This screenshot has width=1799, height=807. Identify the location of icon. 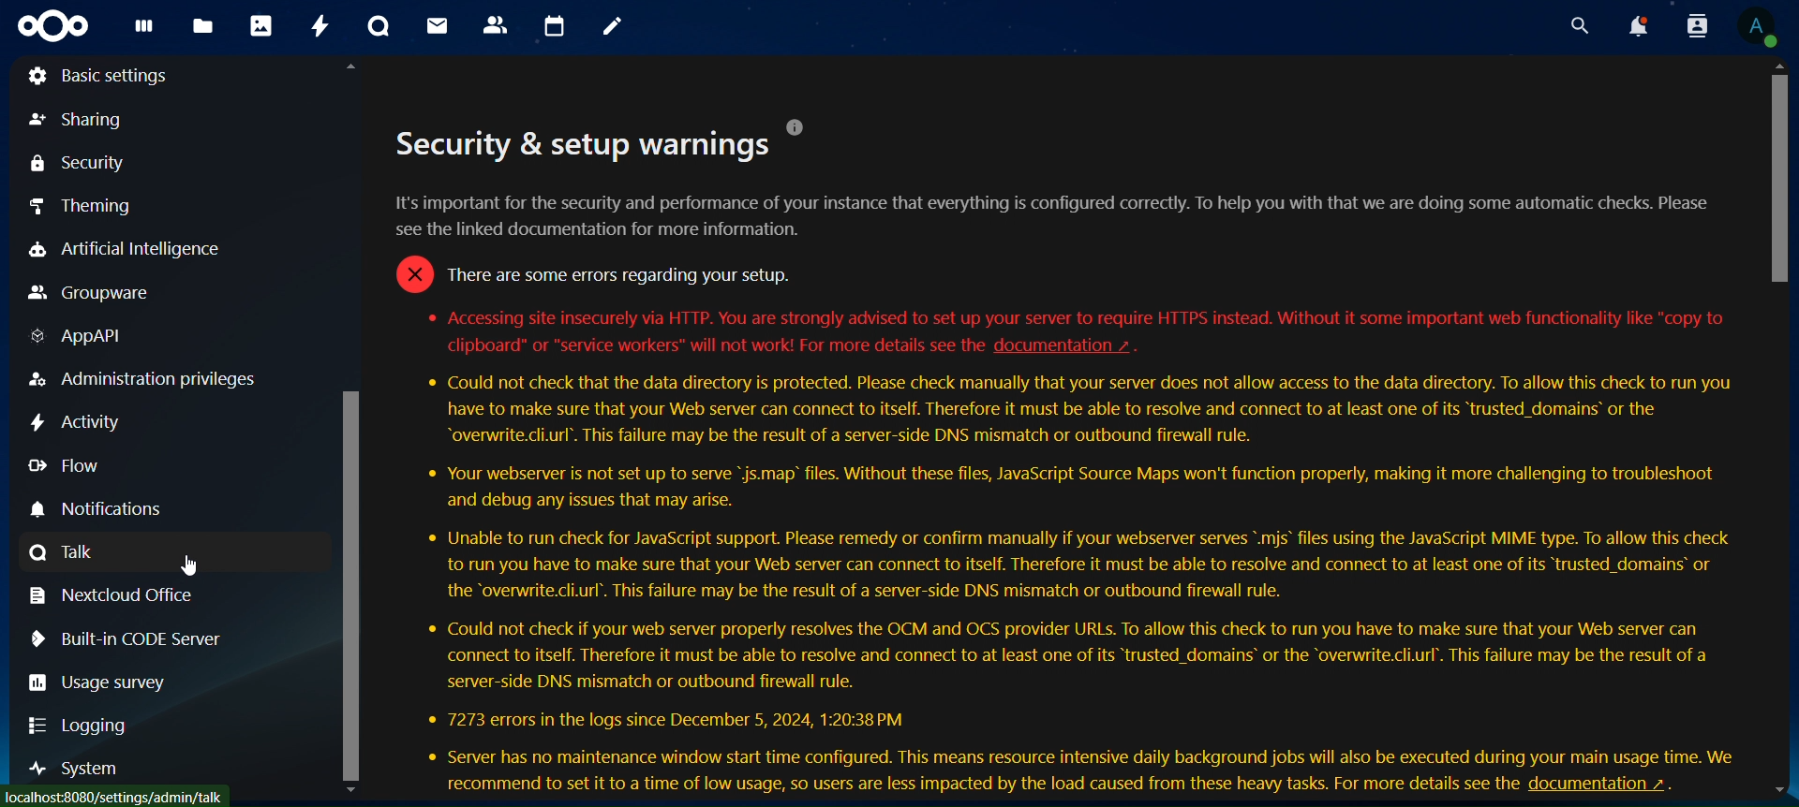
(52, 26).